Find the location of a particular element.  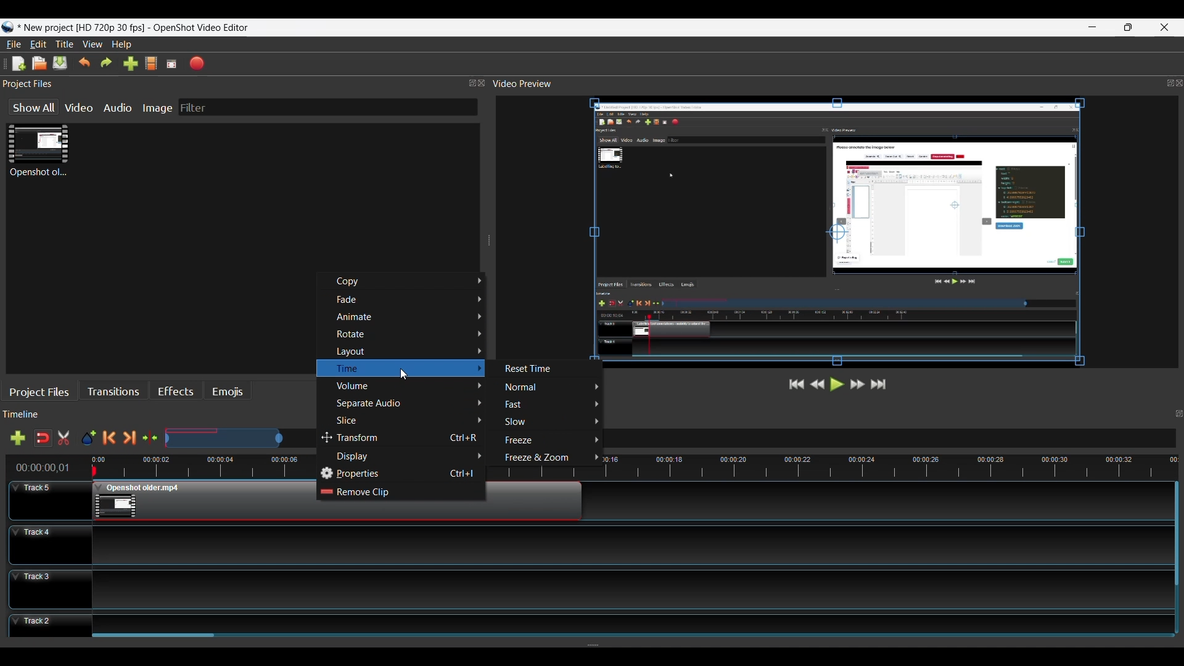

Choose File is located at coordinates (154, 64).